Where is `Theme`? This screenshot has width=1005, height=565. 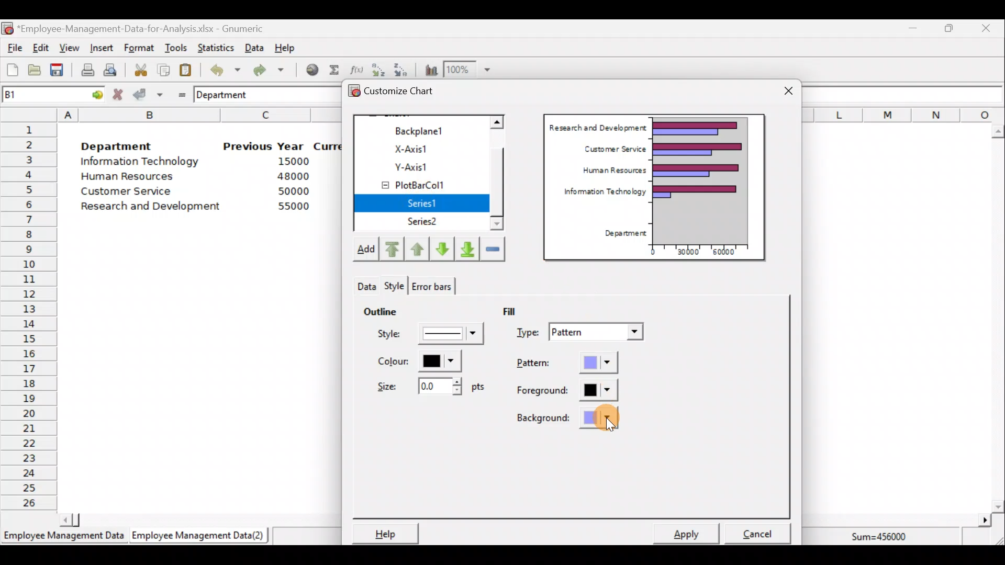 Theme is located at coordinates (398, 286).